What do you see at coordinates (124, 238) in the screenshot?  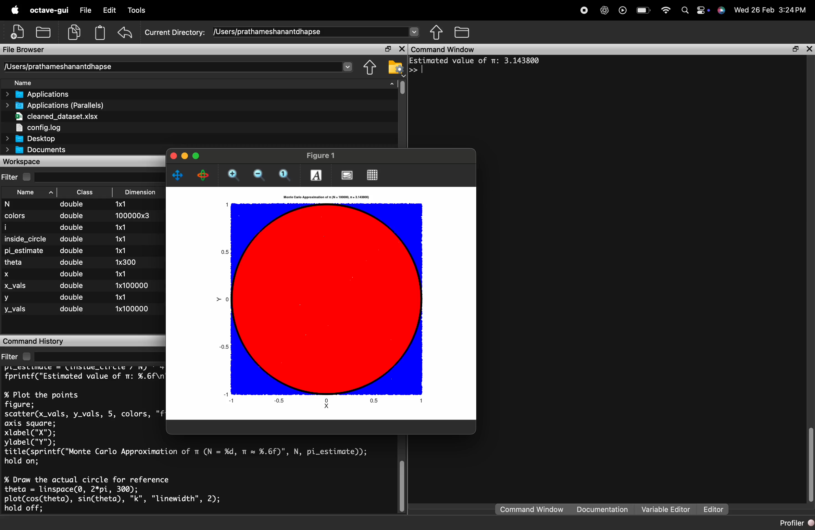 I see `1x1` at bounding box center [124, 238].